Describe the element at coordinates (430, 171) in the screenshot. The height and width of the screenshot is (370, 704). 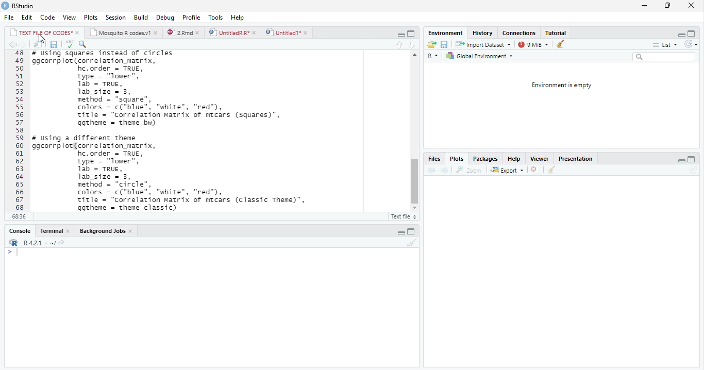
I see `go back` at that location.